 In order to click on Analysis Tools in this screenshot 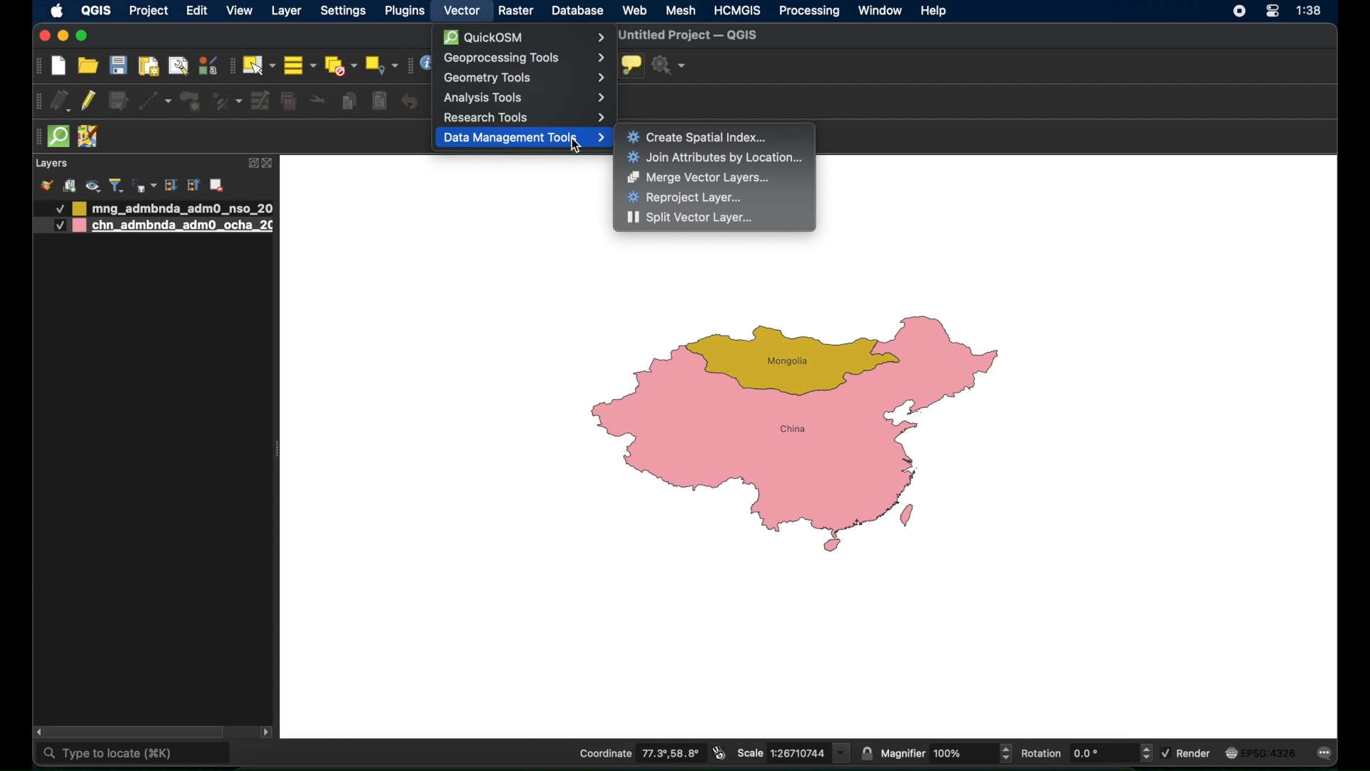, I will do `click(525, 98)`.